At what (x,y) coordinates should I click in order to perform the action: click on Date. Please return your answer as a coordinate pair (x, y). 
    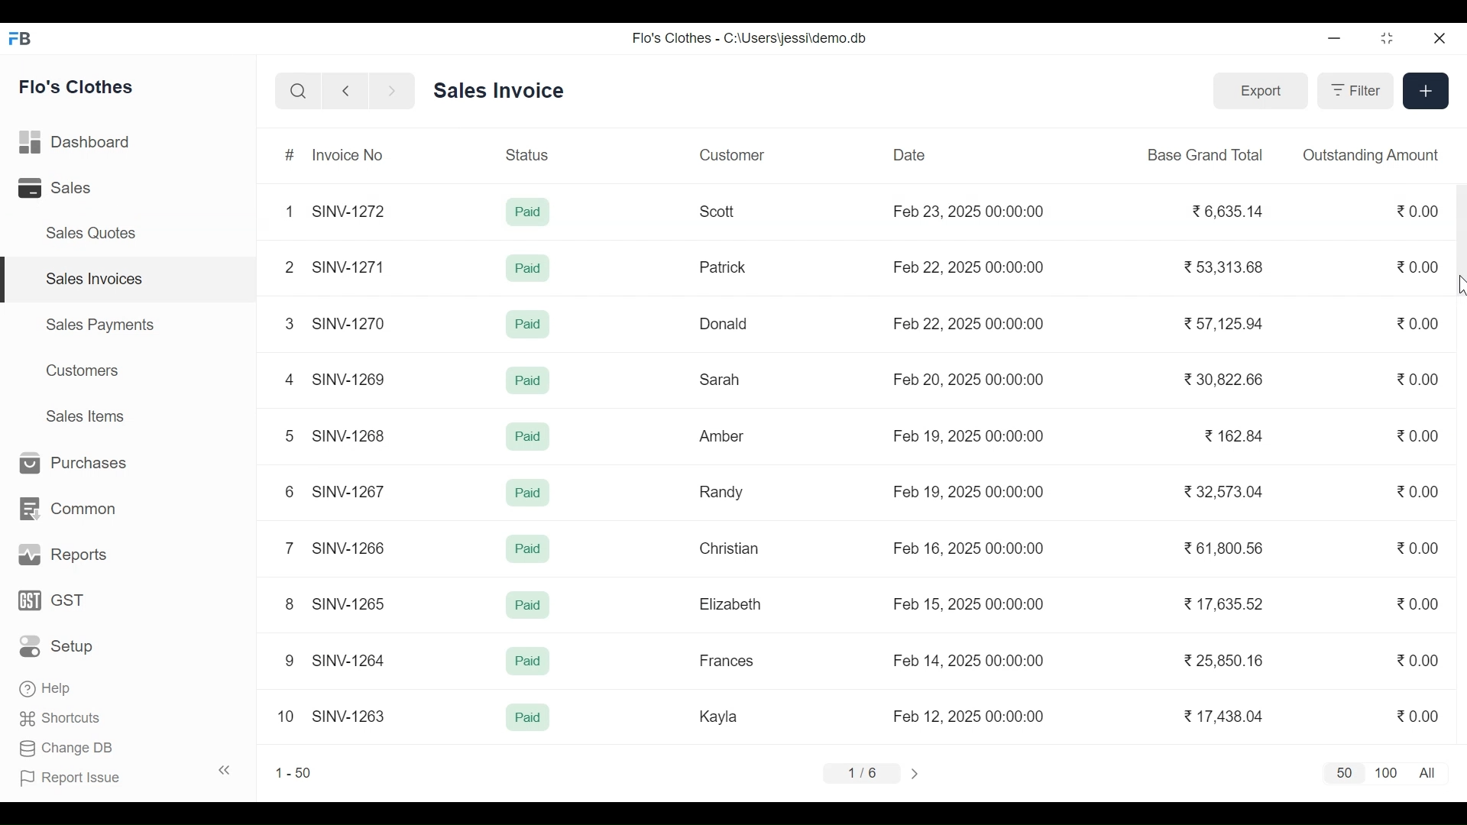
    Looking at the image, I should click on (910, 154).